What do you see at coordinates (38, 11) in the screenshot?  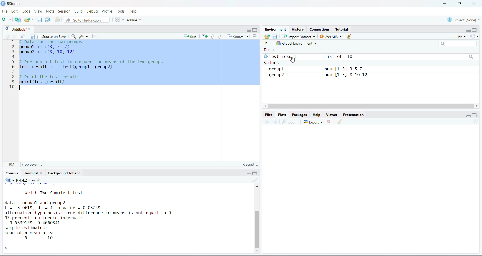 I see `View` at bounding box center [38, 11].